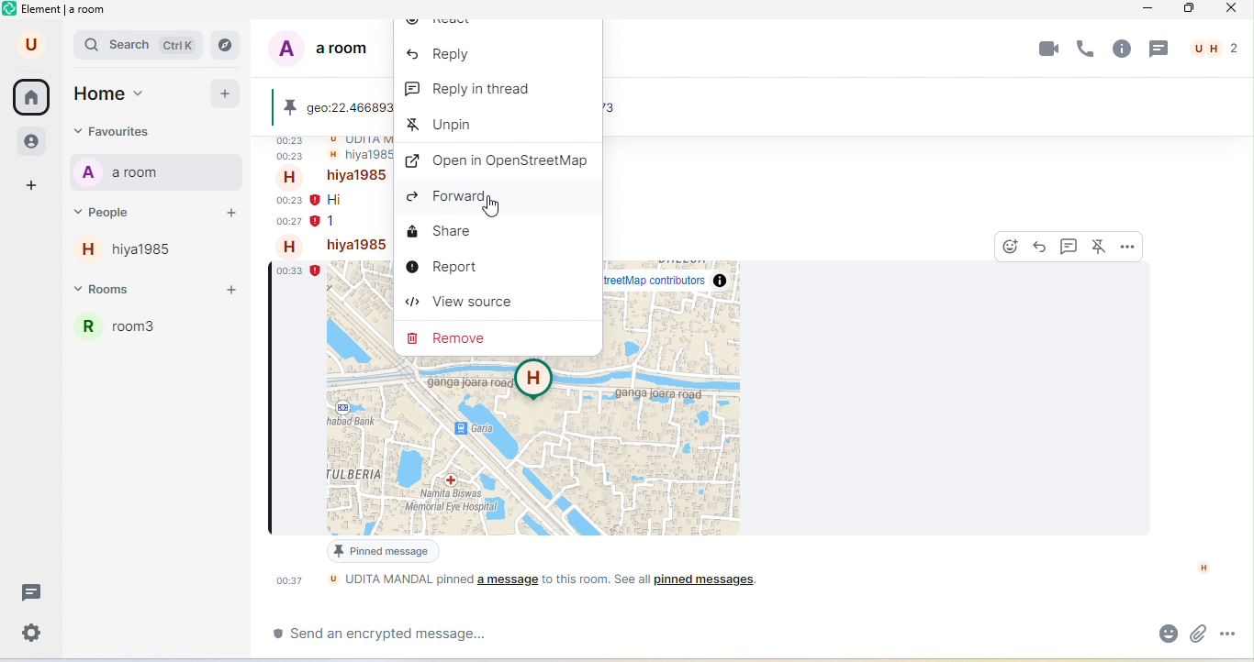 The height and width of the screenshot is (662, 1254). I want to click on people, so click(29, 142).